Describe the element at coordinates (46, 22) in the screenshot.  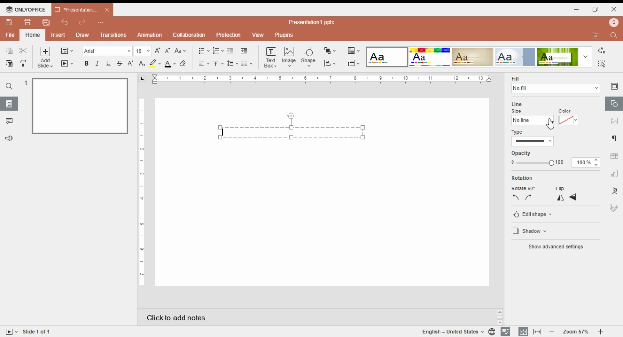
I see `quick print` at that location.